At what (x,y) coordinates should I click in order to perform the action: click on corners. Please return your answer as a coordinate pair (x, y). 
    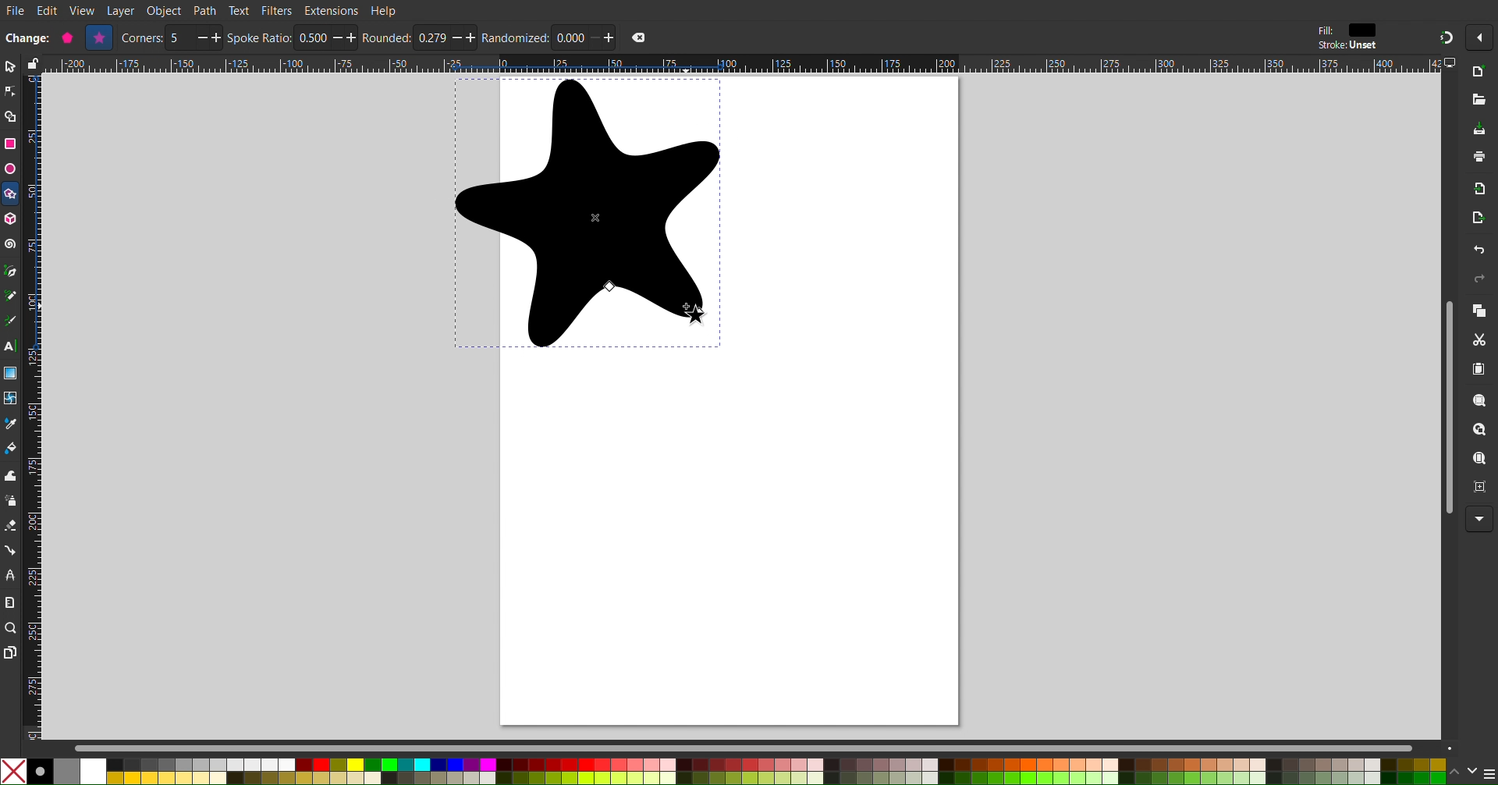
    Looking at the image, I should click on (142, 38).